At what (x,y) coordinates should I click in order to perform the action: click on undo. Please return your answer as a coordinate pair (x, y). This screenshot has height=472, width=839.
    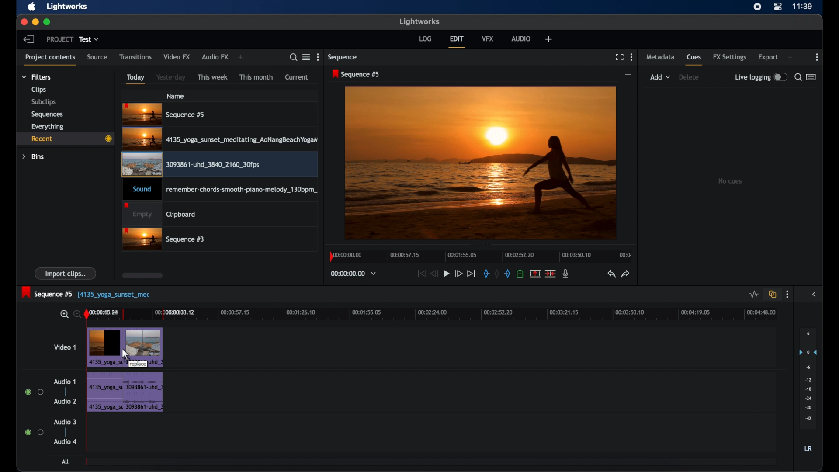
    Looking at the image, I should click on (610, 274).